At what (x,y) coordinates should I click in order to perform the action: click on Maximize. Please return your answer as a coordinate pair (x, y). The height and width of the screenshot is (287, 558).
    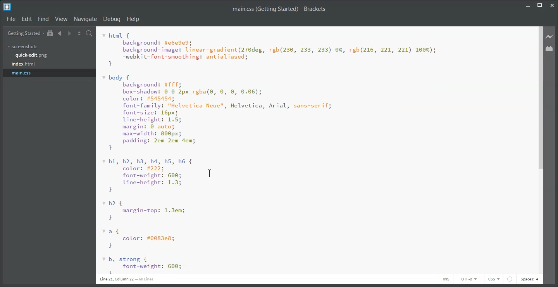
    Looking at the image, I should click on (541, 5).